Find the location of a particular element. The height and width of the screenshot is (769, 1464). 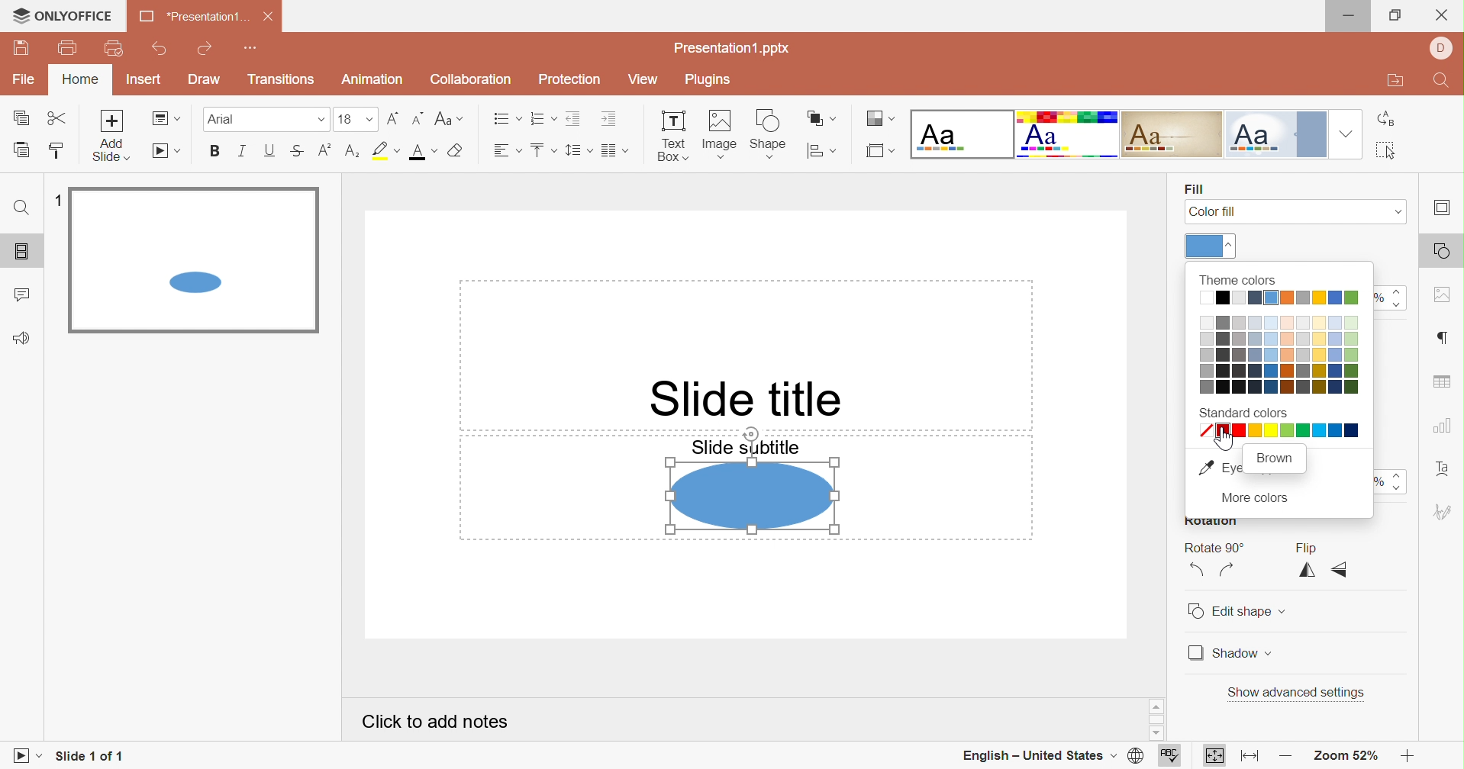

Slides is located at coordinates (22, 250).